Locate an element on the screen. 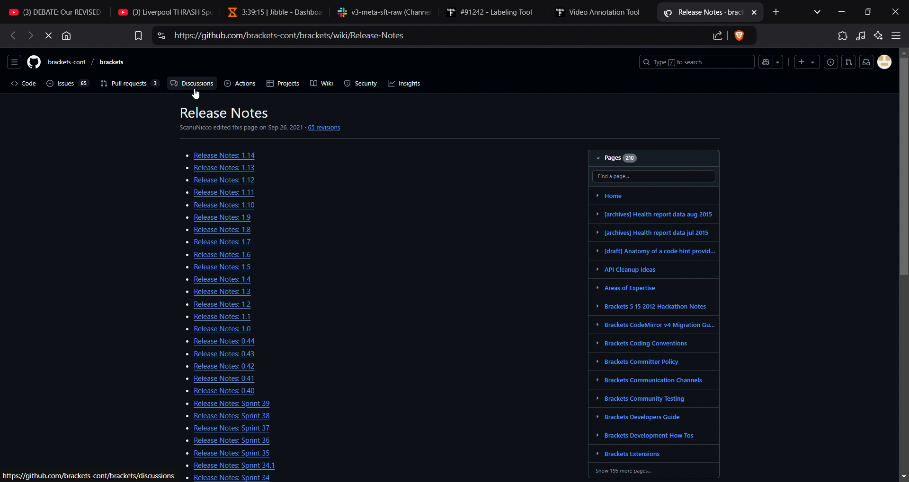 This screenshot has height=482, width=909. actions is located at coordinates (239, 84).